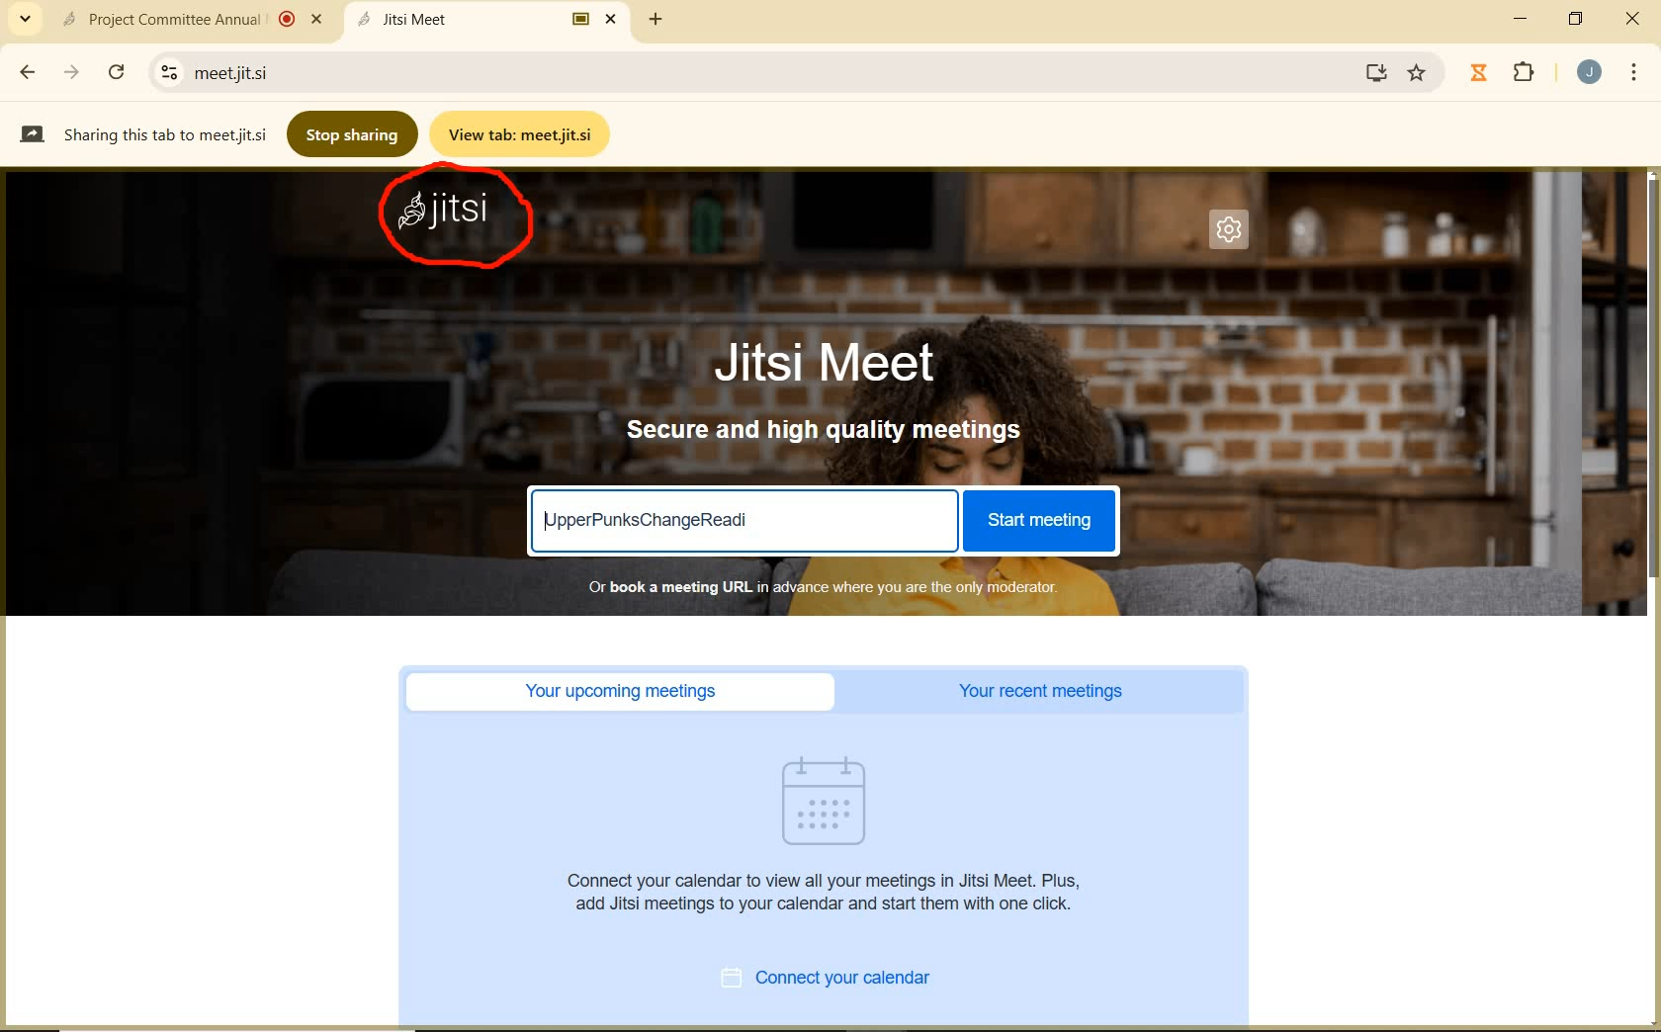  What do you see at coordinates (26, 72) in the screenshot?
I see `BACK` at bounding box center [26, 72].